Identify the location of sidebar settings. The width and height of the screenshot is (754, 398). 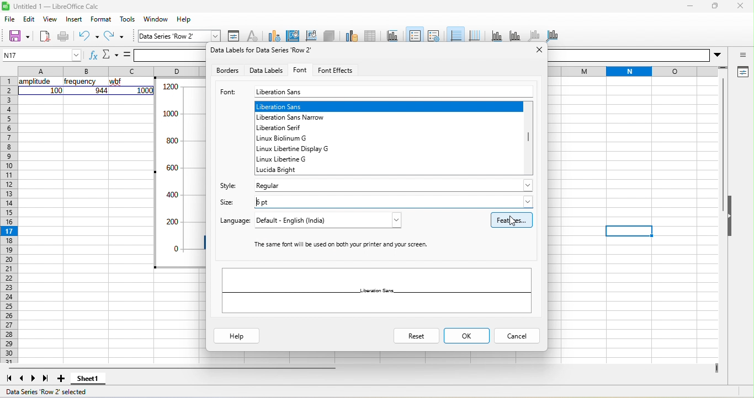
(741, 53).